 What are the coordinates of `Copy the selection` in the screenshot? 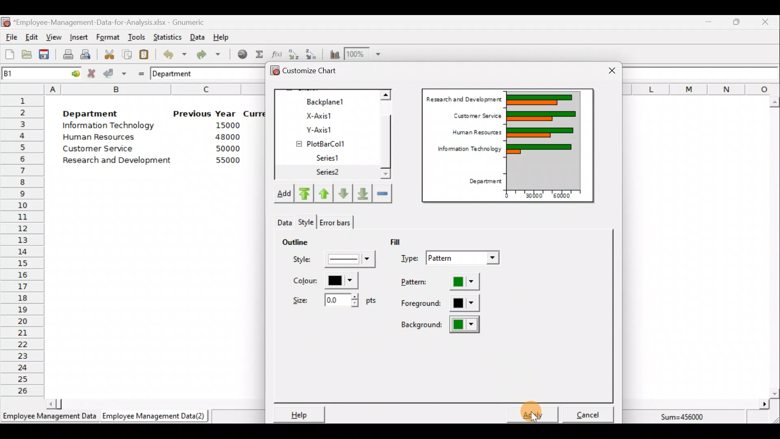 It's located at (126, 53).